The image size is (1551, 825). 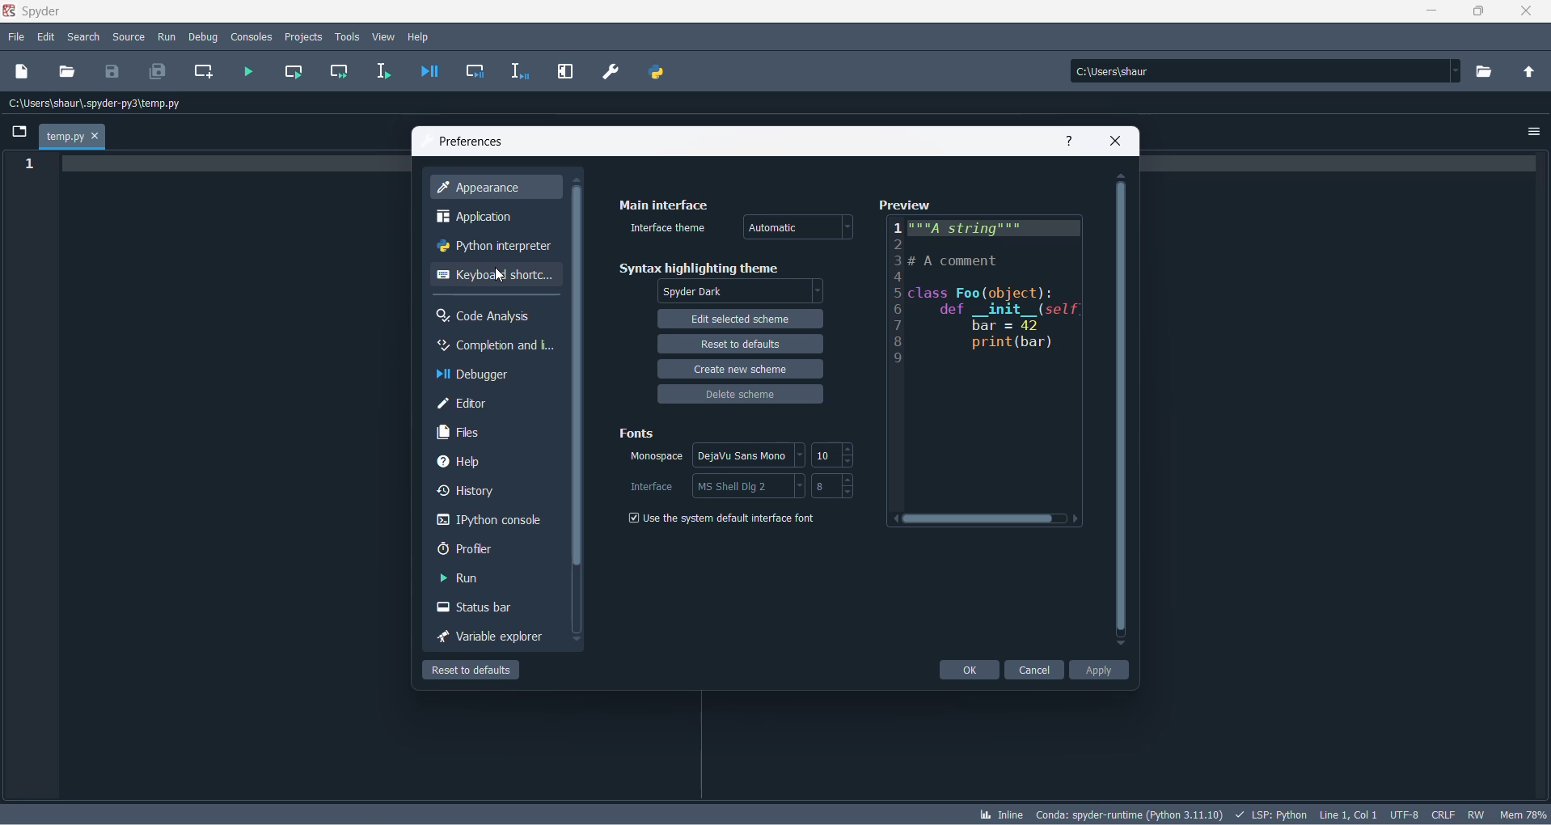 What do you see at coordinates (1349, 812) in the screenshot?
I see `line and column number` at bounding box center [1349, 812].